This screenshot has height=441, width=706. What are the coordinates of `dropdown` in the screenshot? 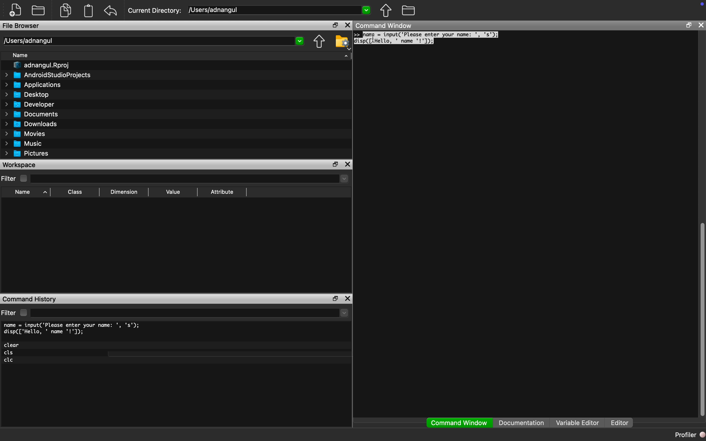 It's located at (345, 313).